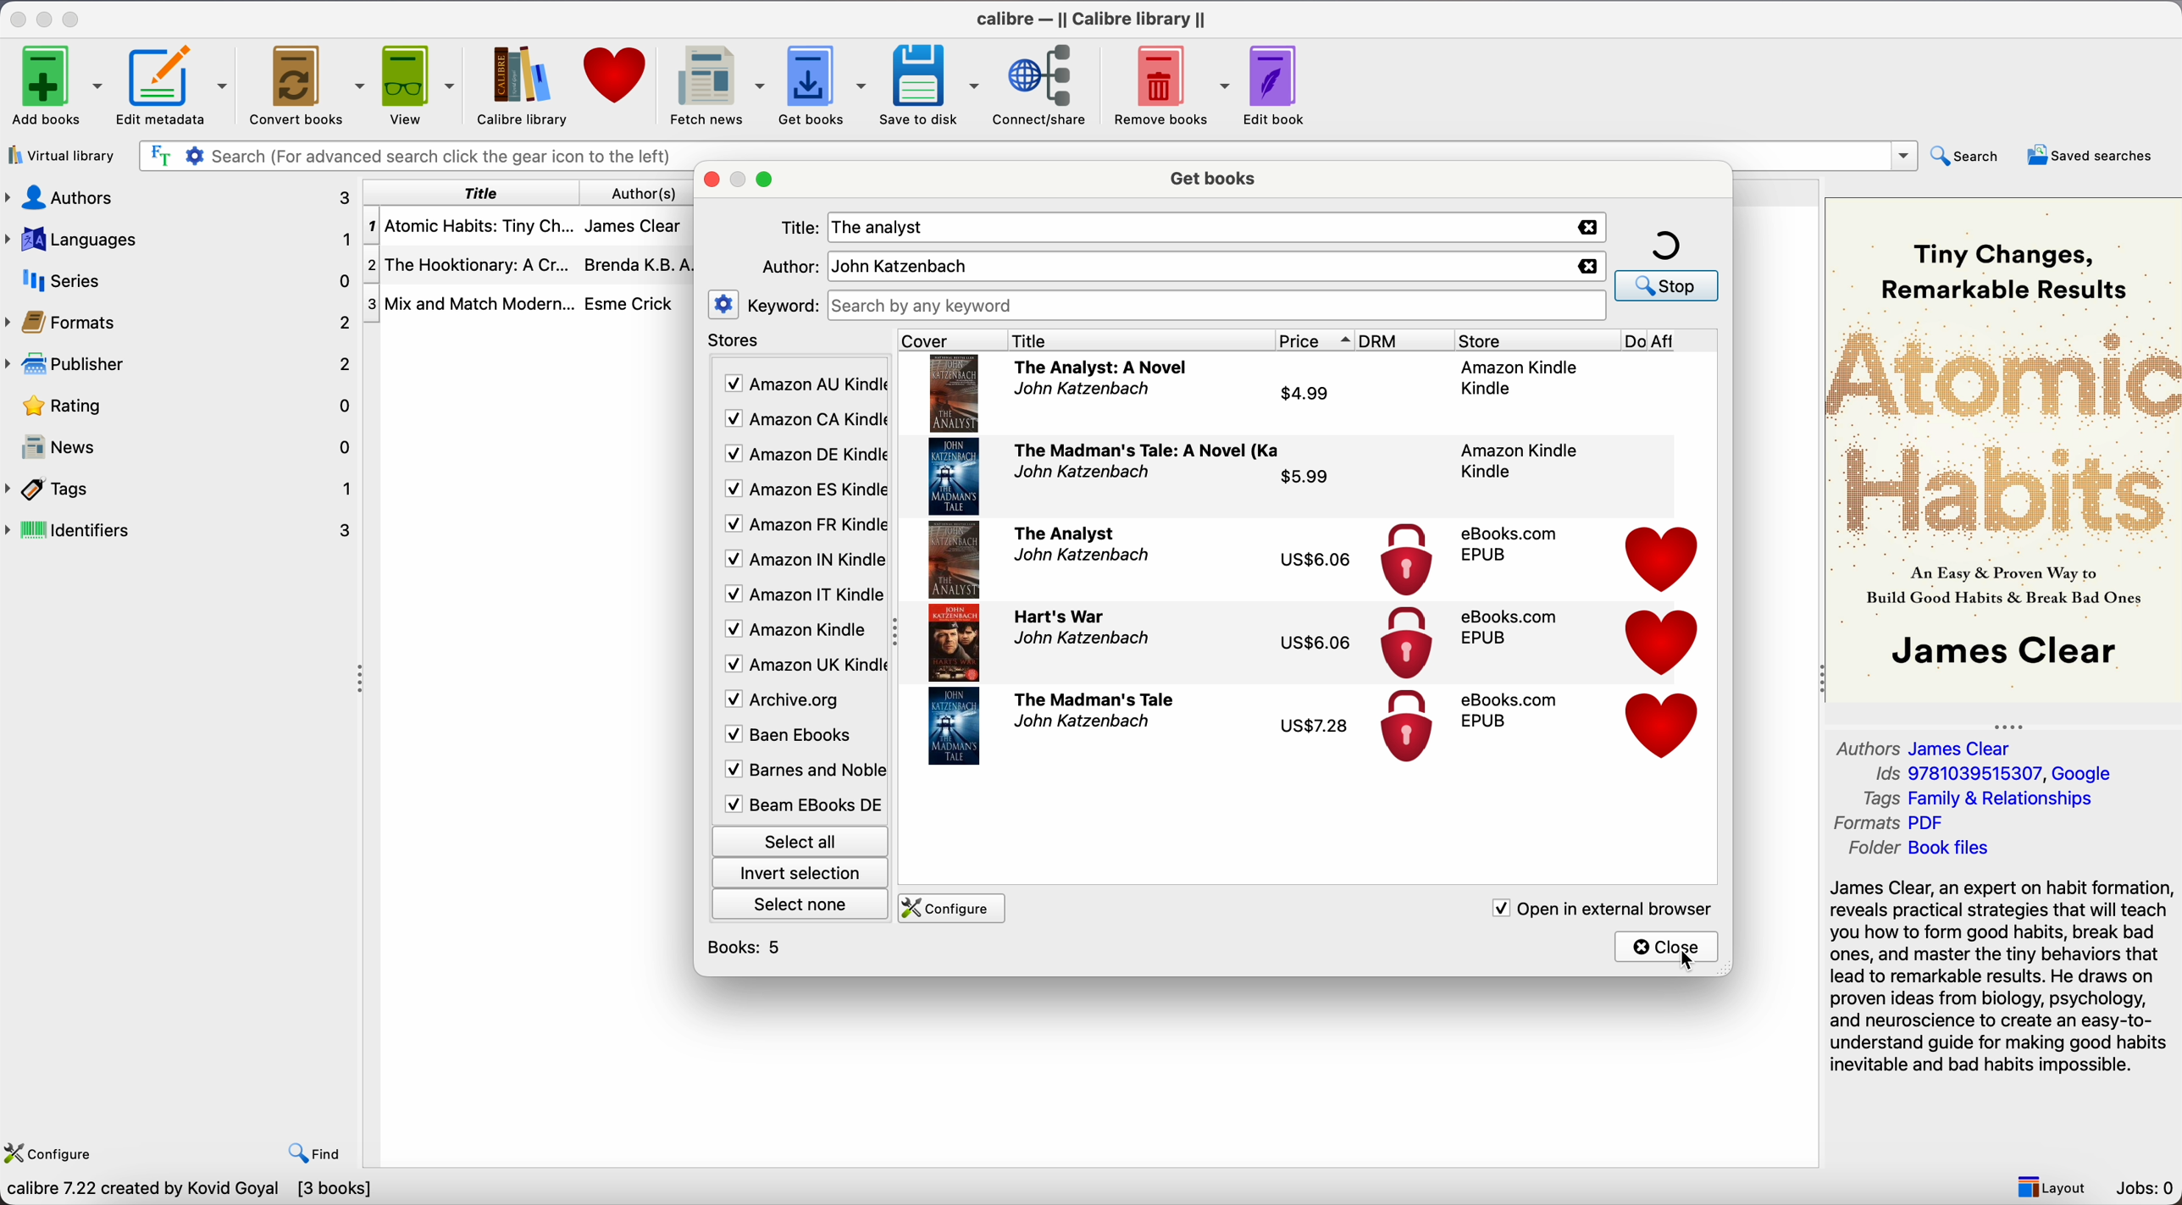 This screenshot has width=2182, height=1205. Describe the element at coordinates (518, 85) in the screenshot. I see `Calibre library` at that location.